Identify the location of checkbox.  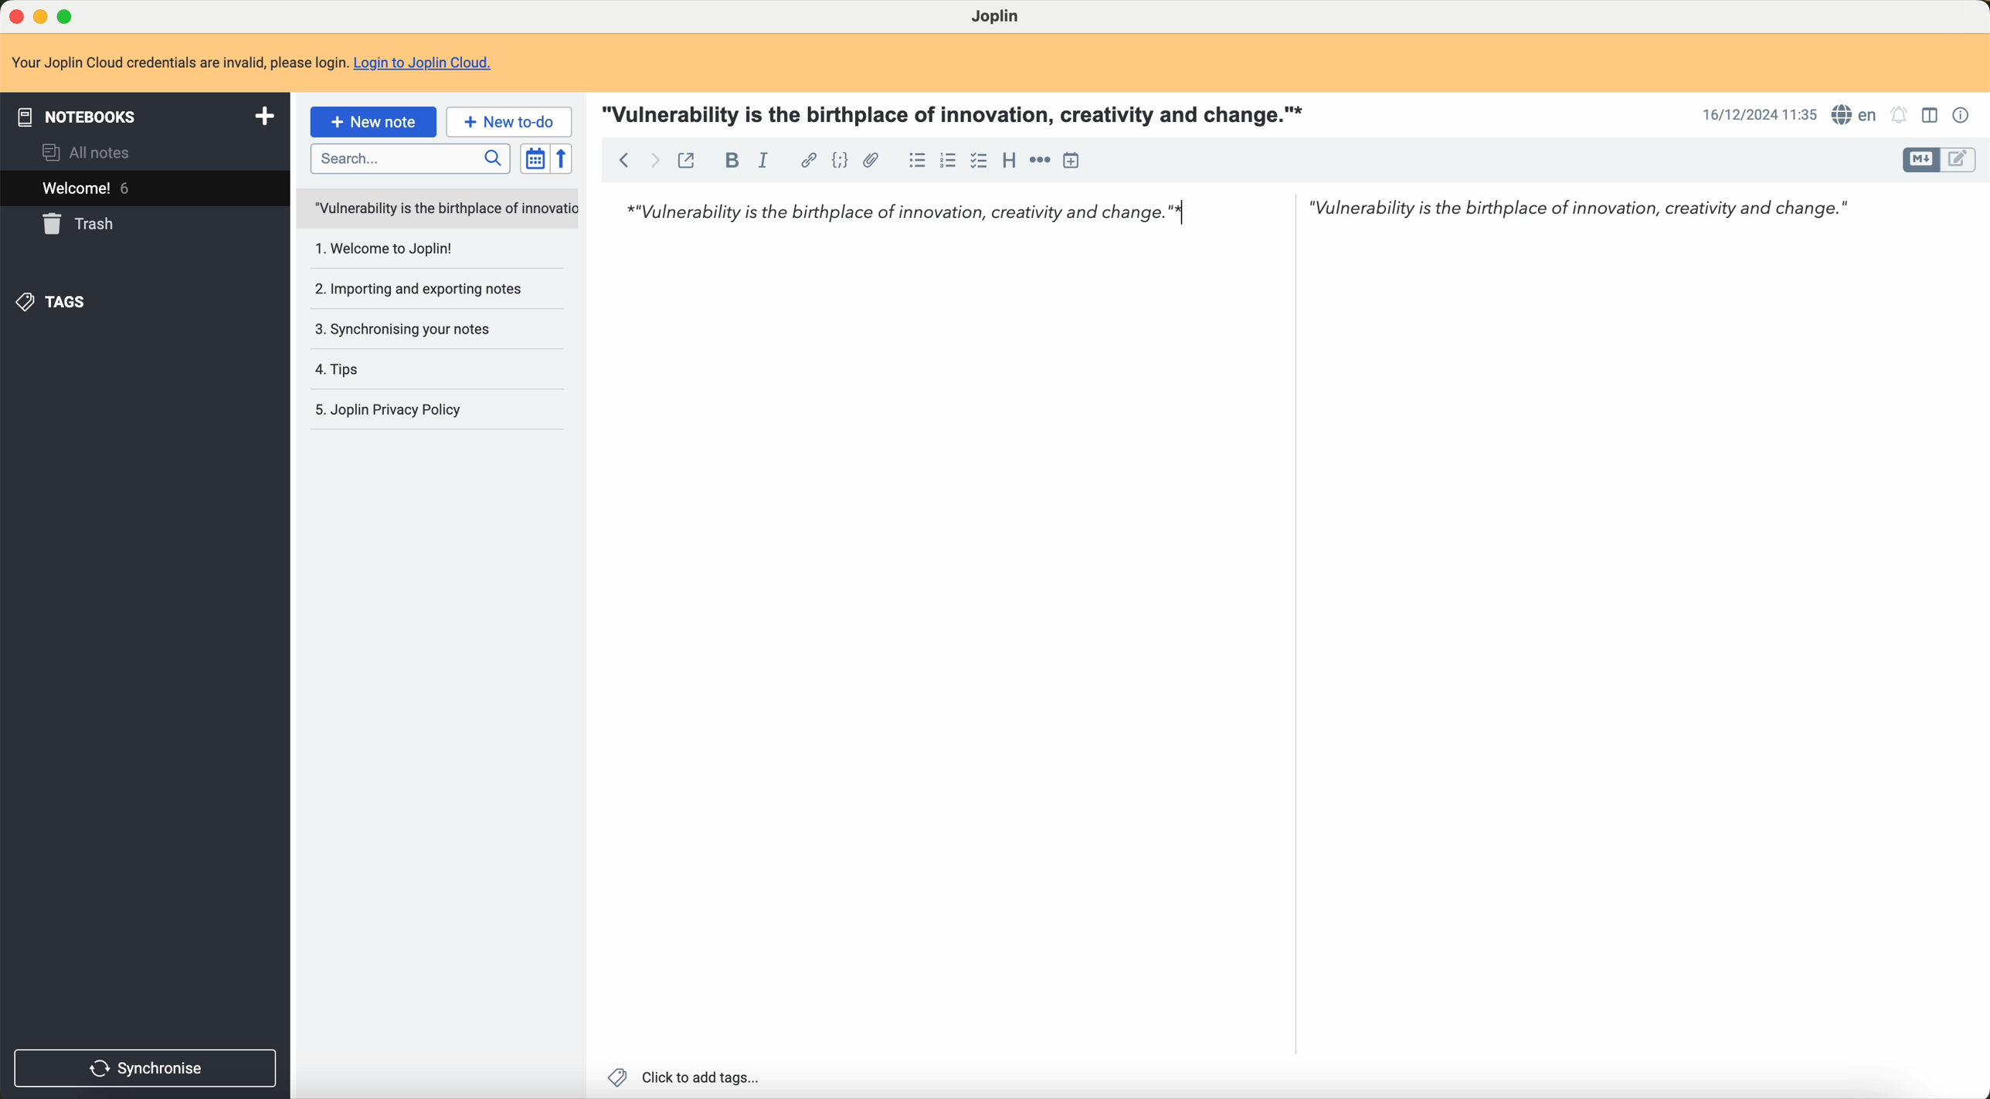
(979, 161).